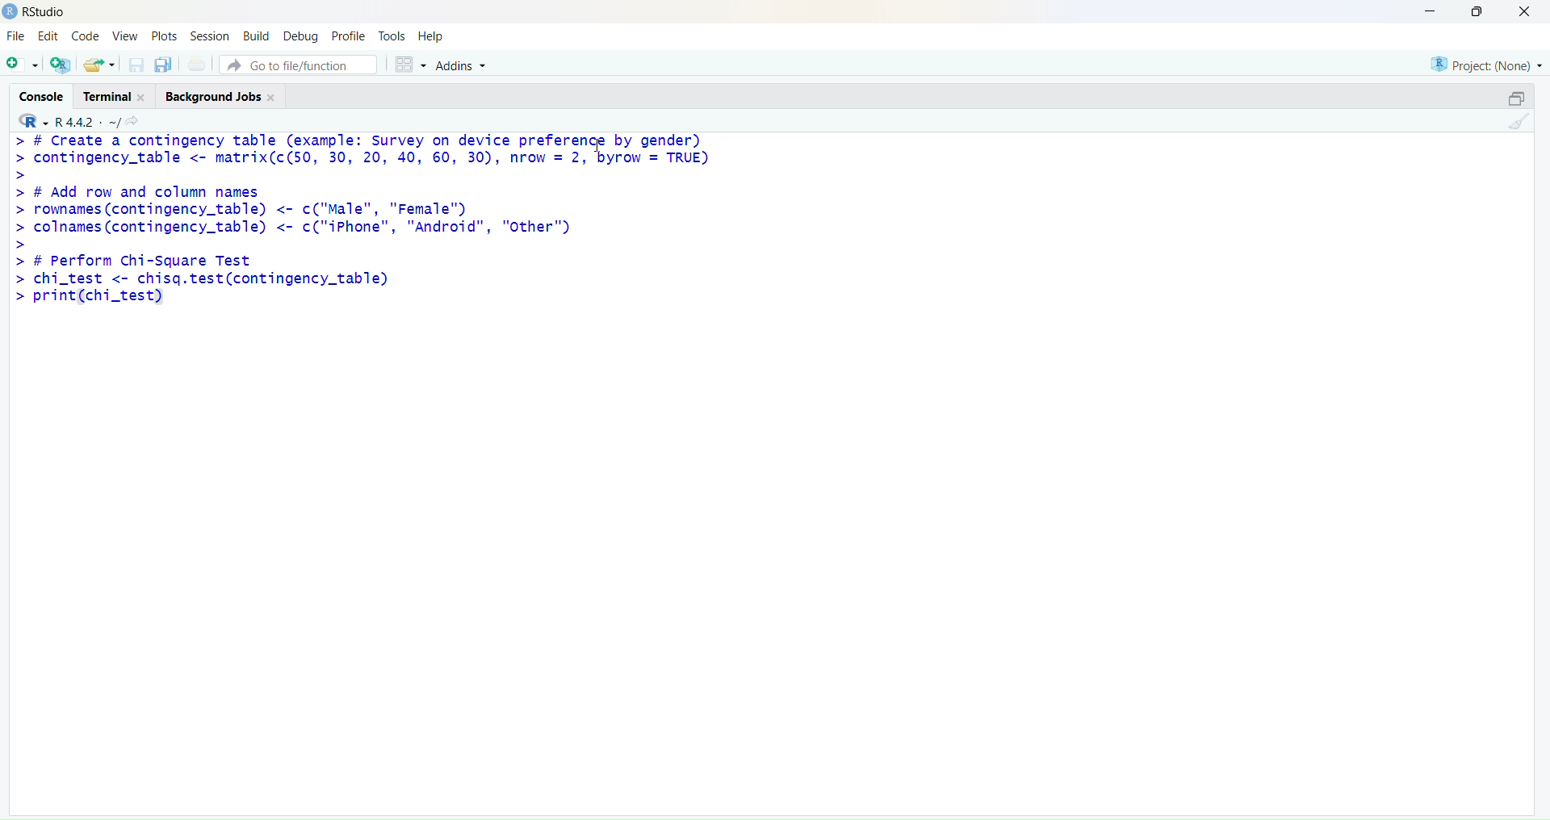 Image resolution: width=1550 pixels, height=820 pixels. I want to click on minimise, so click(1433, 10).